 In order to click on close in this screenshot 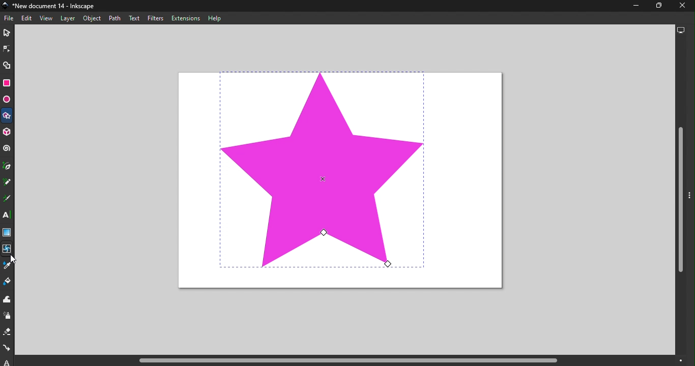, I will do `click(680, 6)`.